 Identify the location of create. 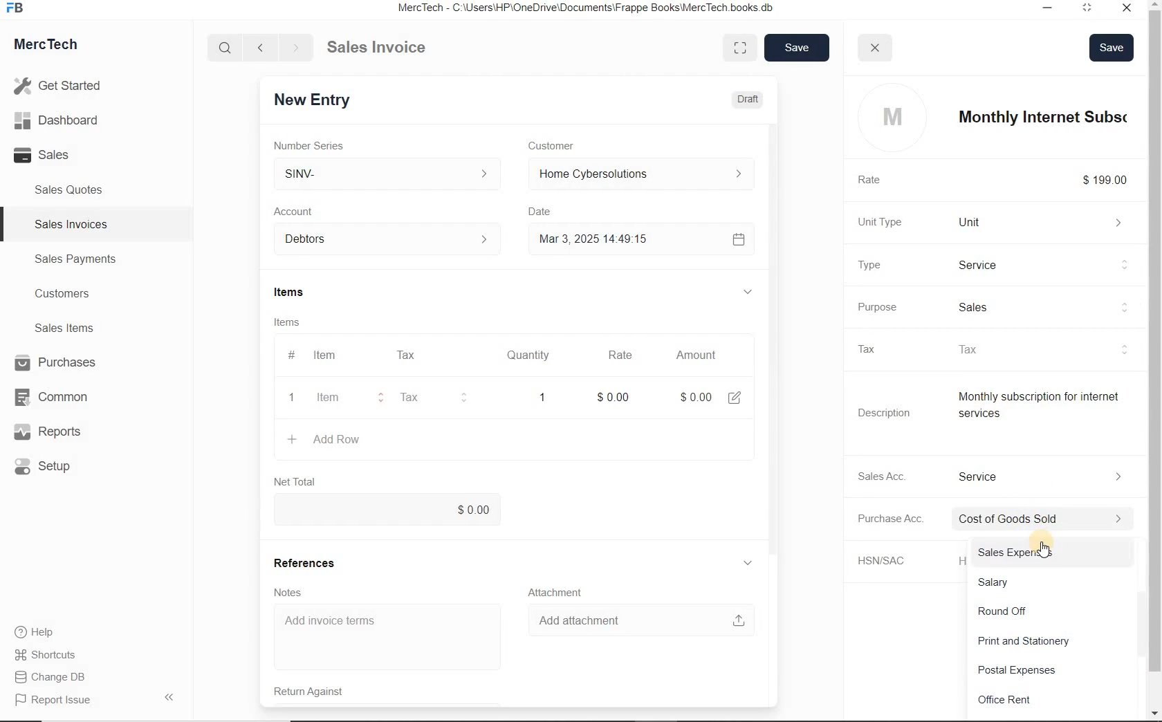
(294, 439).